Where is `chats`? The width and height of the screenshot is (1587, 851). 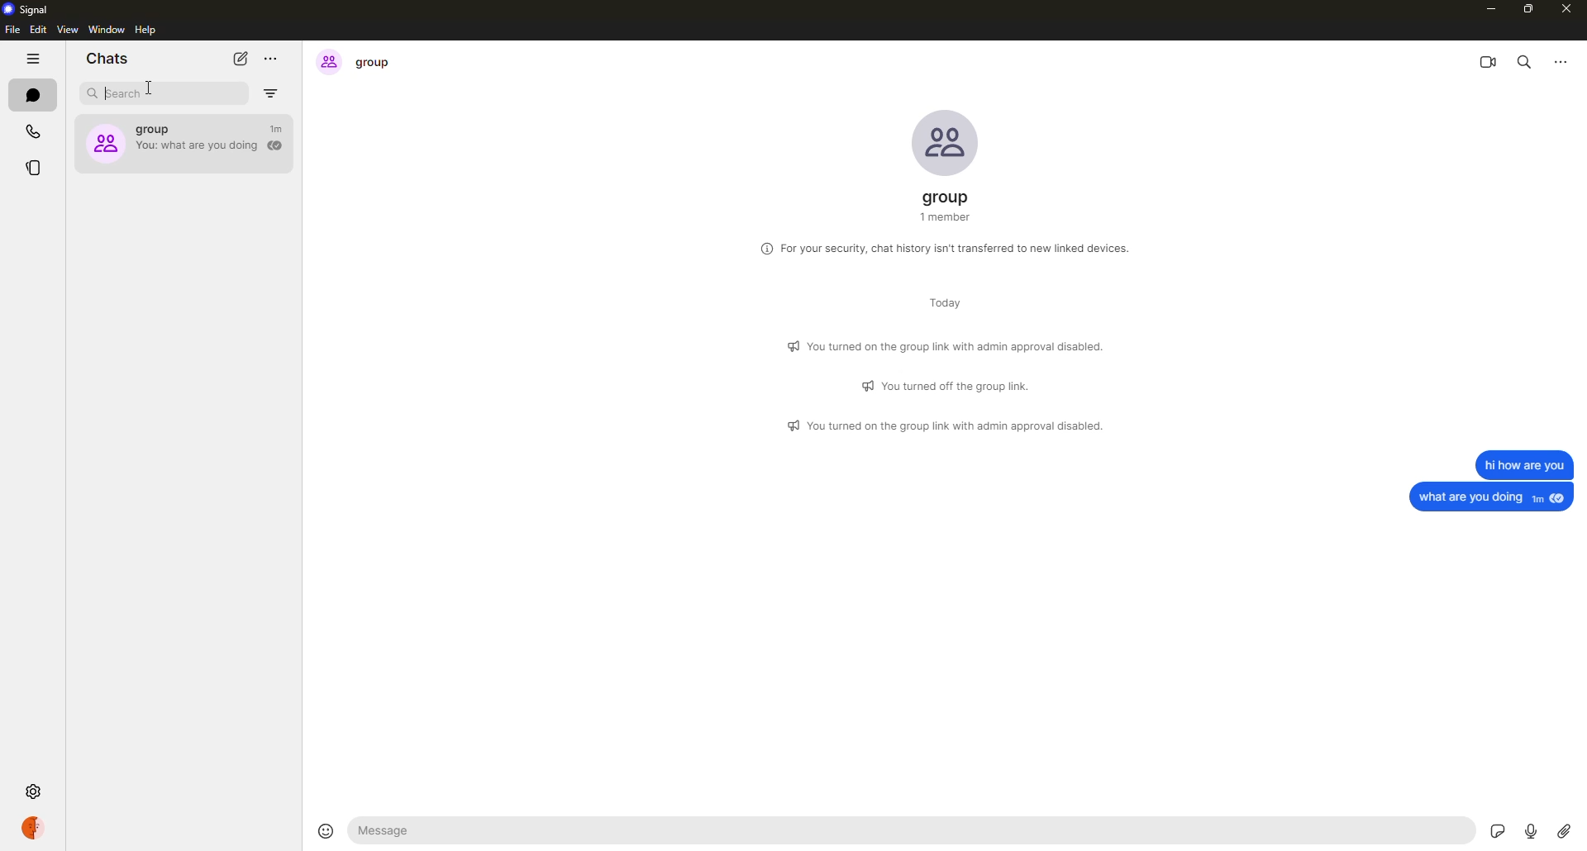
chats is located at coordinates (31, 93).